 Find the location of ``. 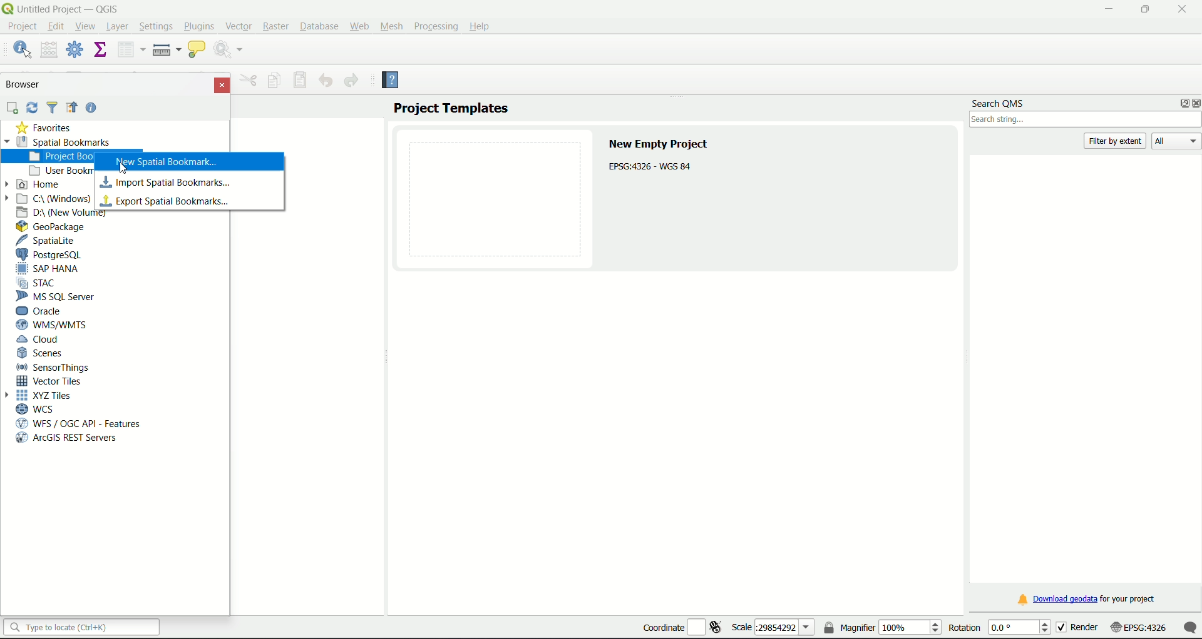

 is located at coordinates (249, 80).